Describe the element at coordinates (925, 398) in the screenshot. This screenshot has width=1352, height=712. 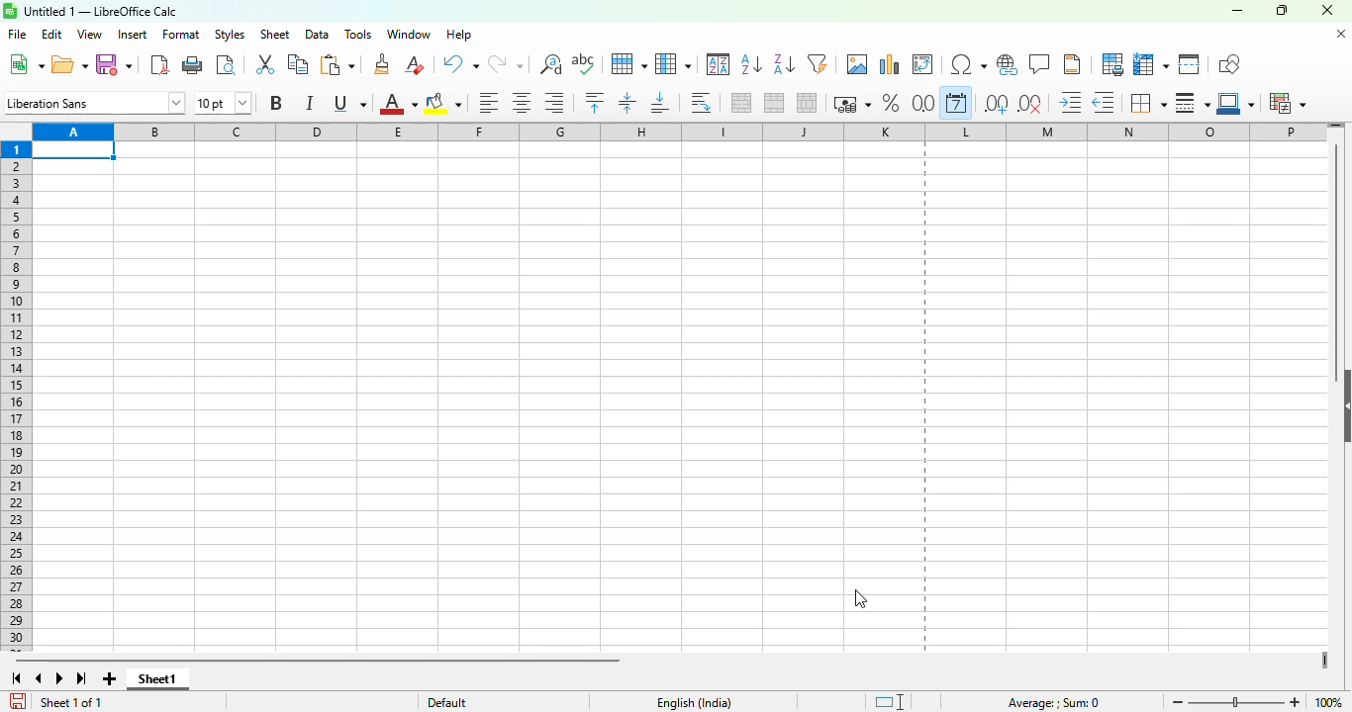
I see `landscape orientation` at that location.